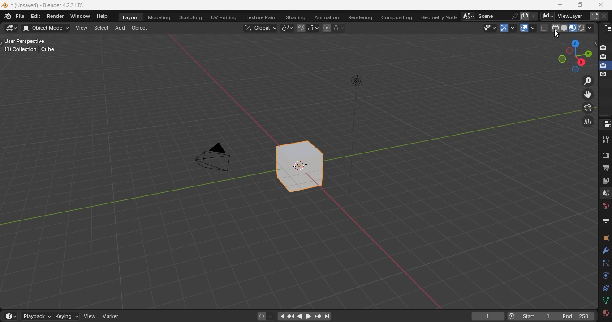 This screenshot has height=322, width=612. Describe the element at coordinates (81, 16) in the screenshot. I see `window` at that location.